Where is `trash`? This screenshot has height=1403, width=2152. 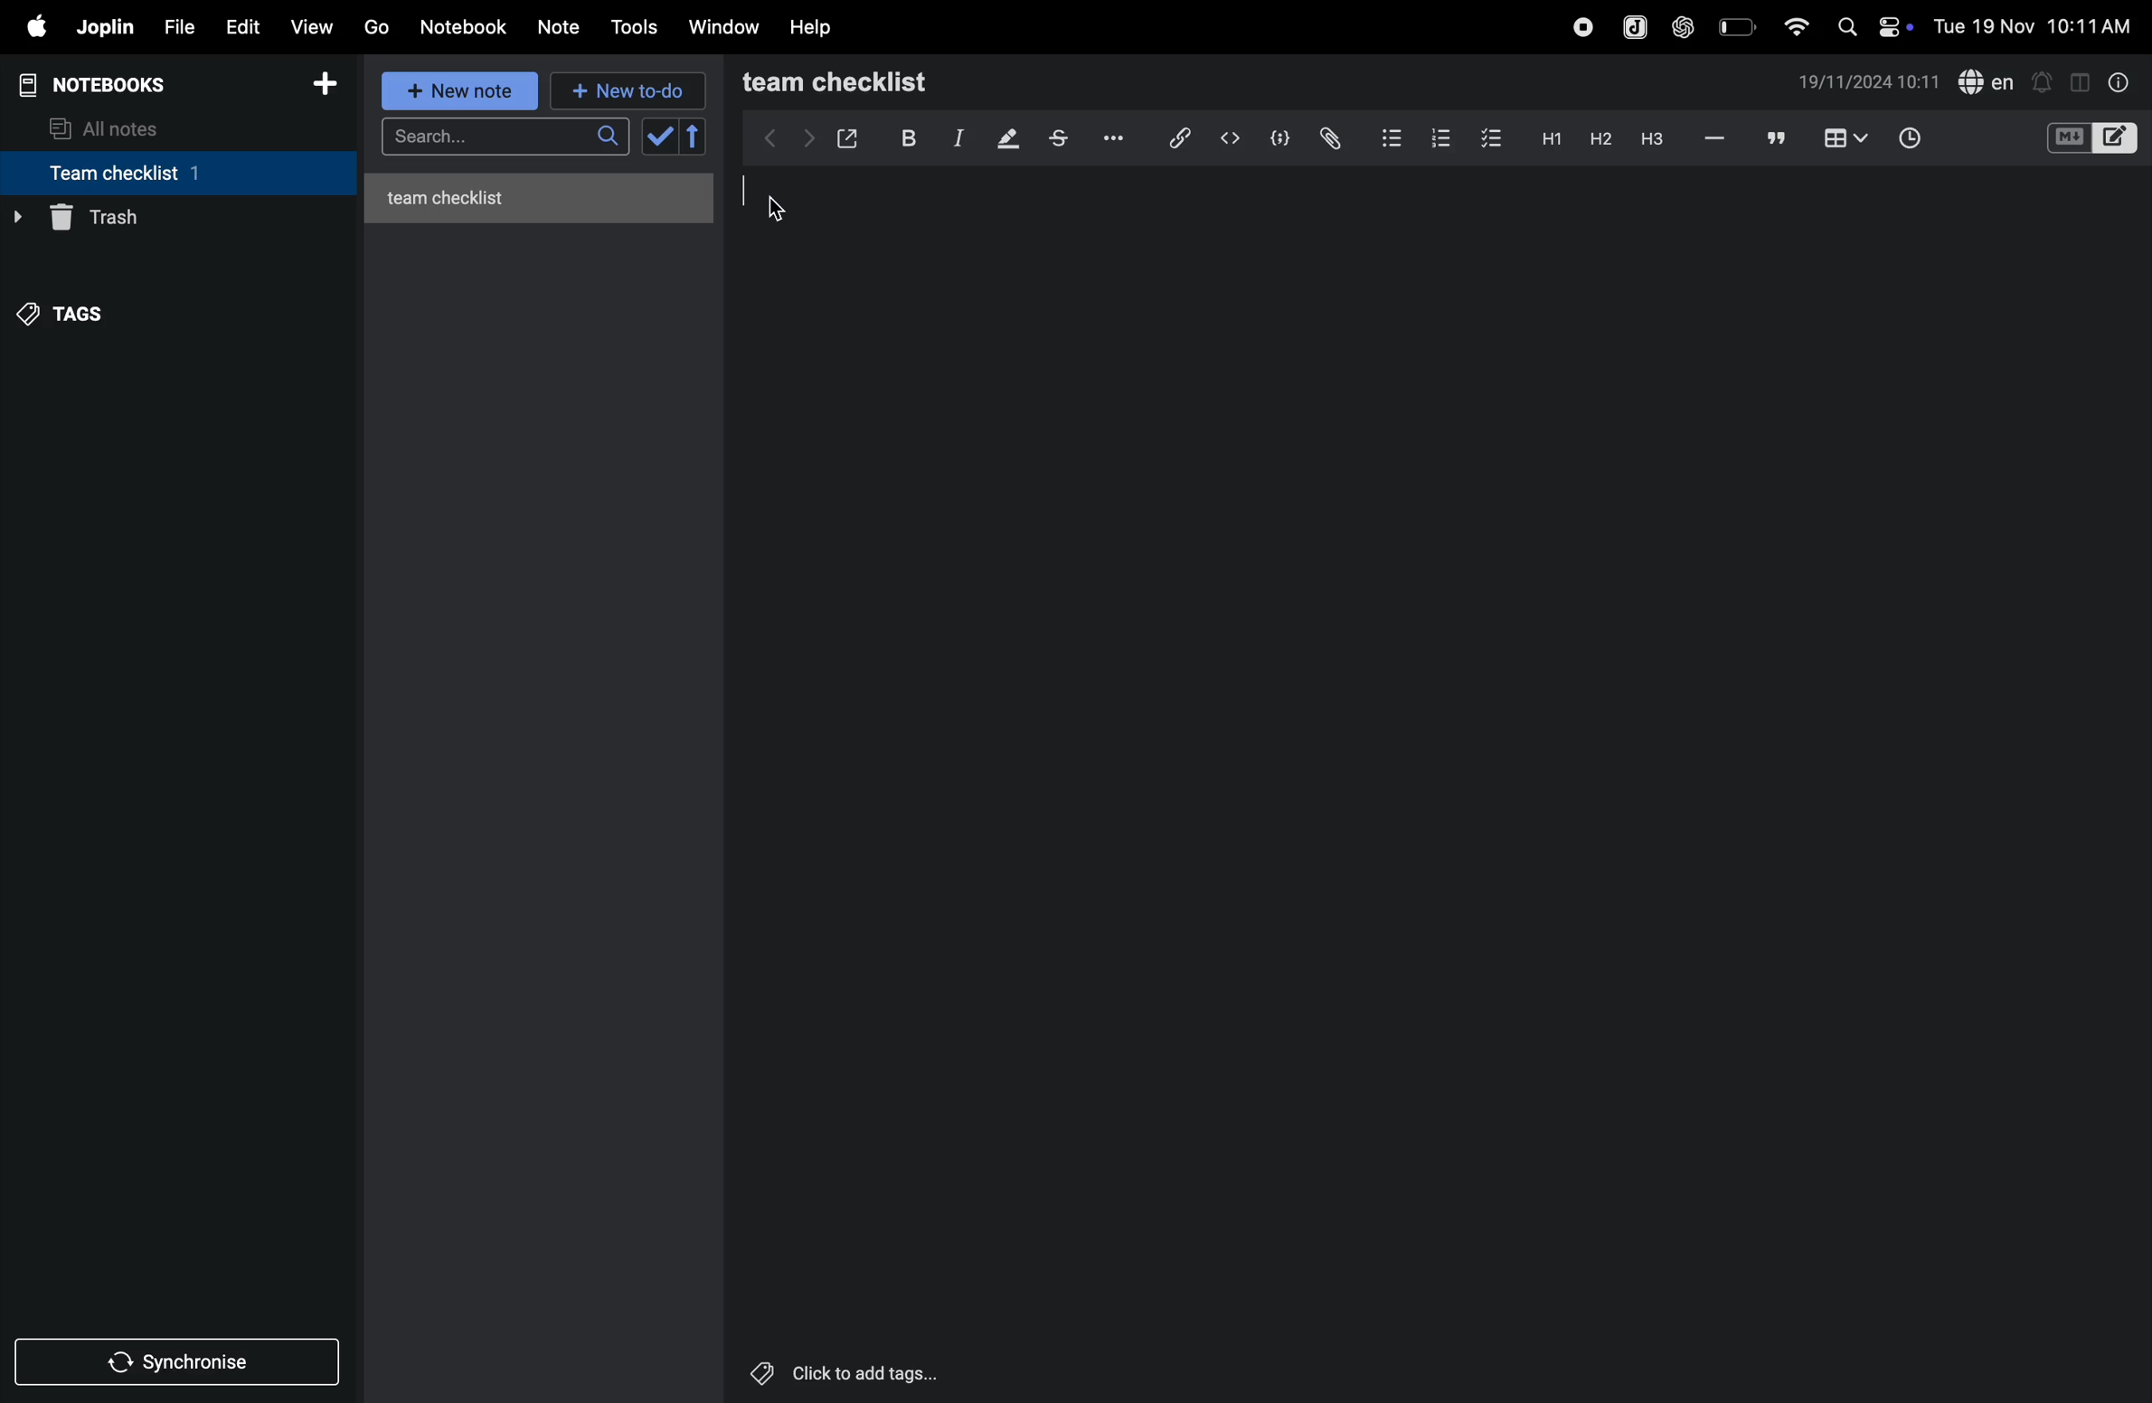
trash is located at coordinates (171, 218).